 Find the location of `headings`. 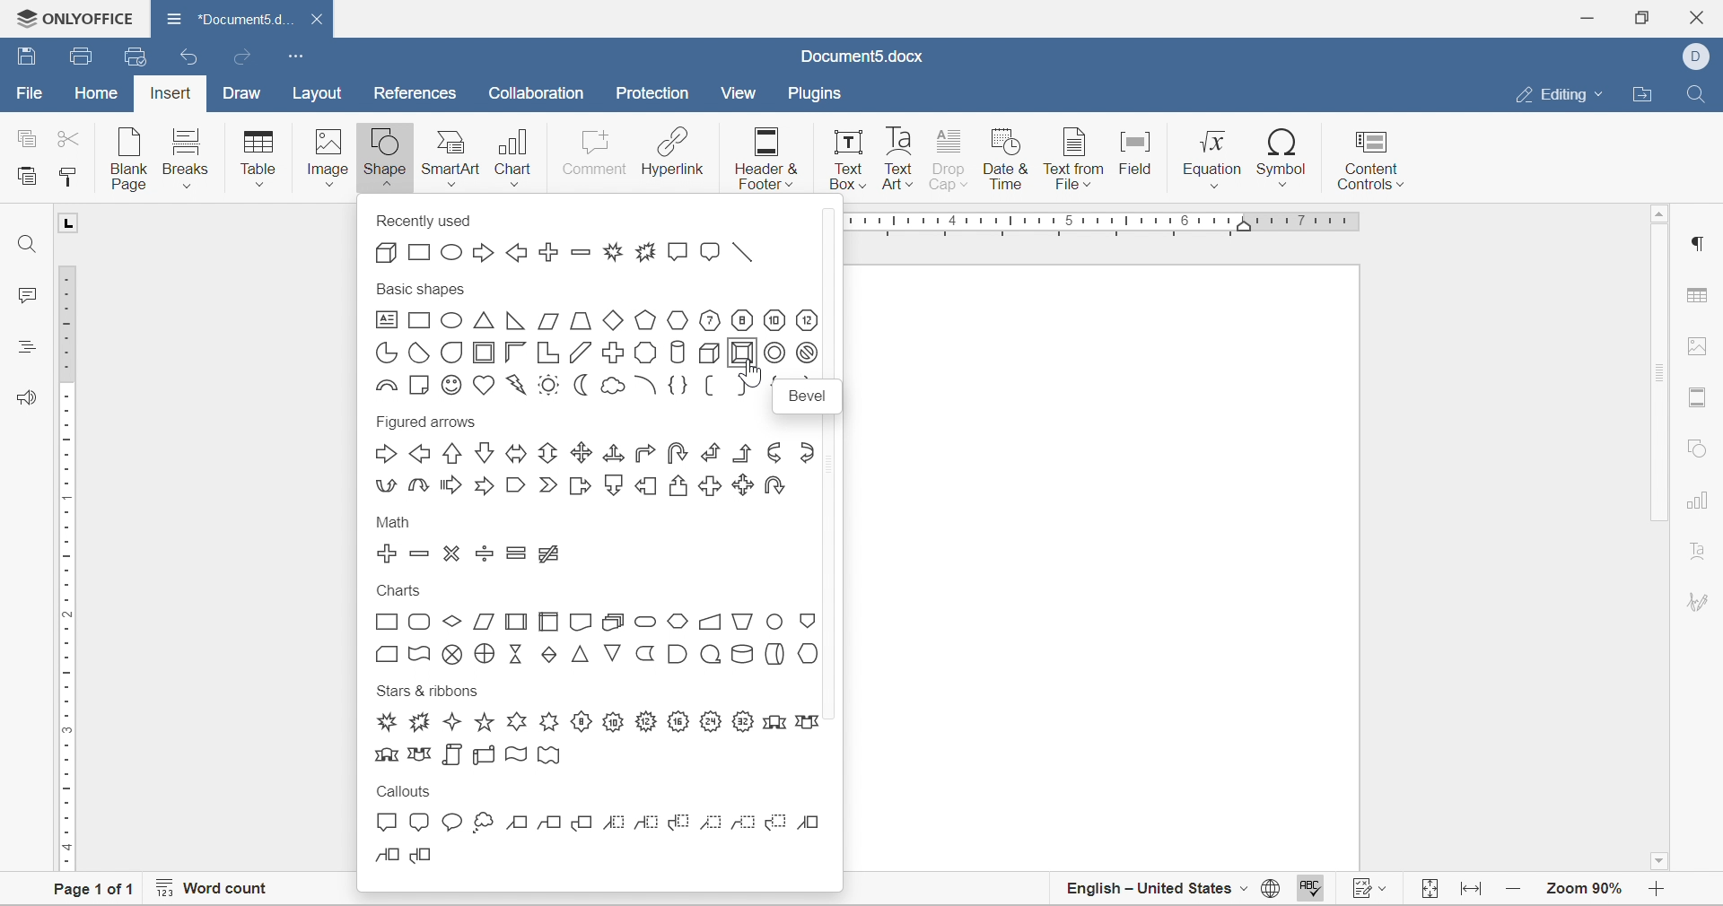

headings is located at coordinates (28, 346).